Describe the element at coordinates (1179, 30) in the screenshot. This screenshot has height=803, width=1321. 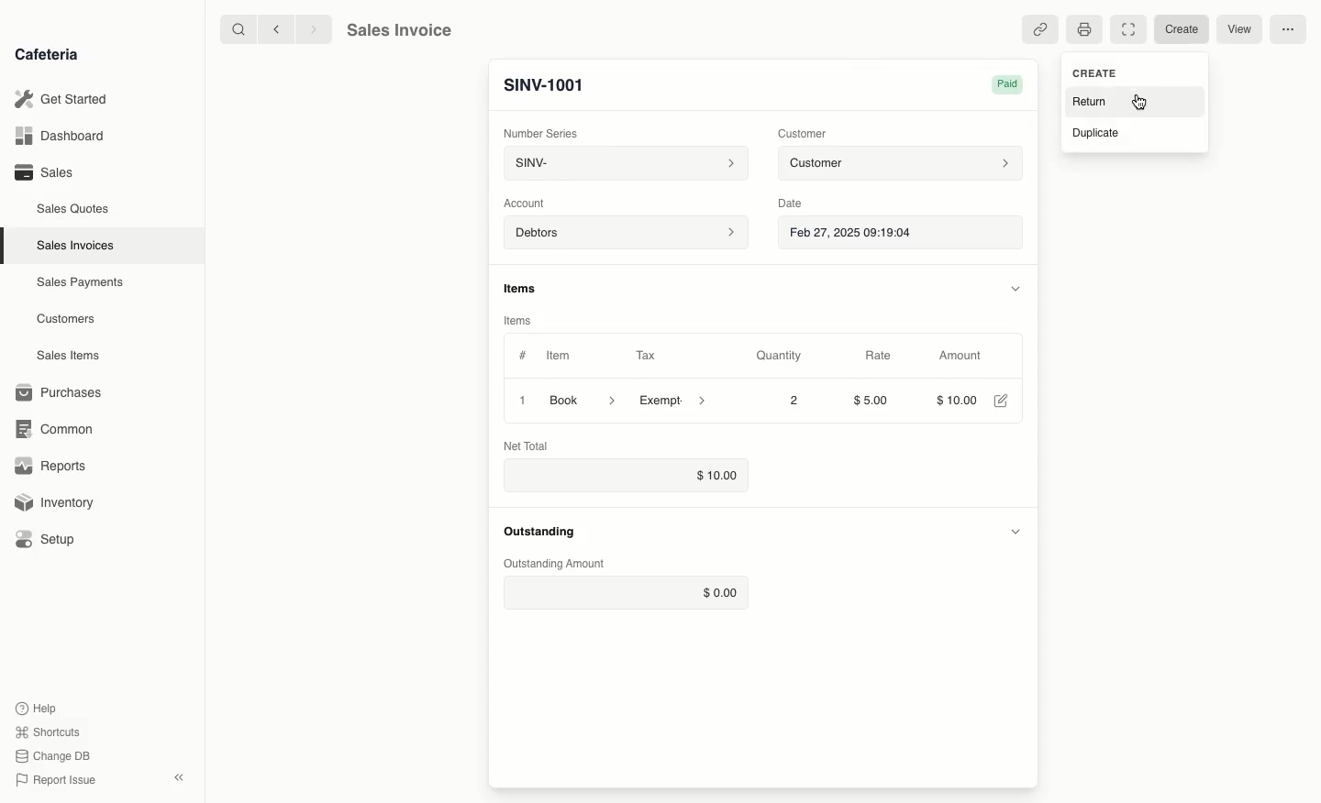
I see `create` at that location.